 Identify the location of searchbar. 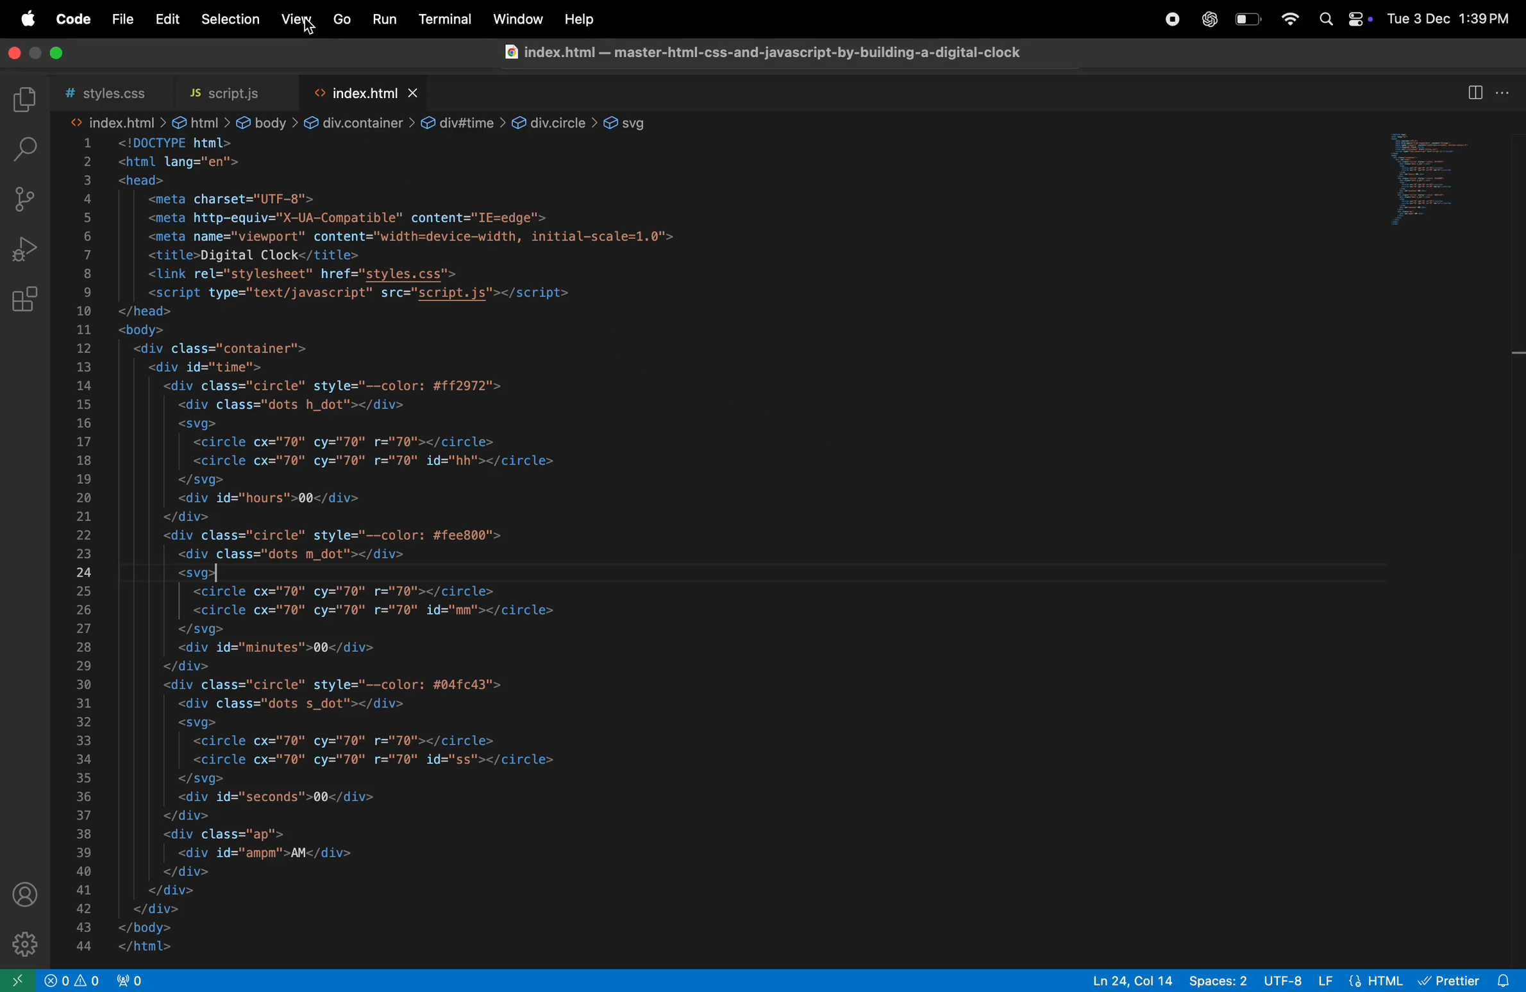
(22, 148).